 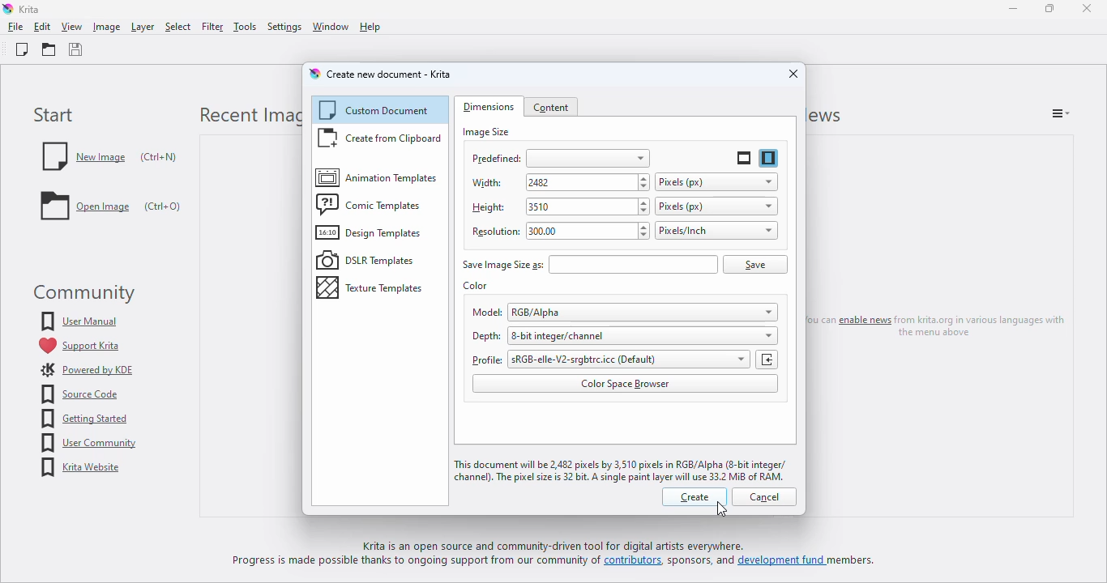 What do you see at coordinates (546, 206) in the screenshot?
I see `height: 3510` at bounding box center [546, 206].